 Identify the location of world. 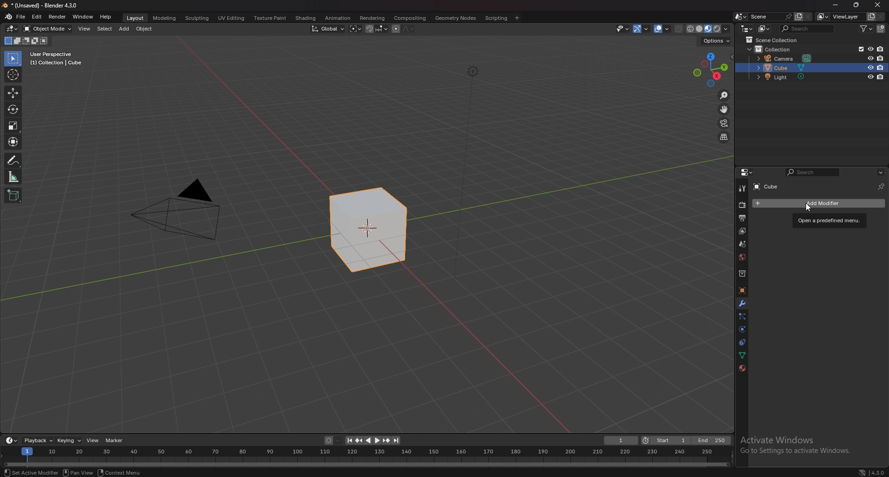
(741, 257).